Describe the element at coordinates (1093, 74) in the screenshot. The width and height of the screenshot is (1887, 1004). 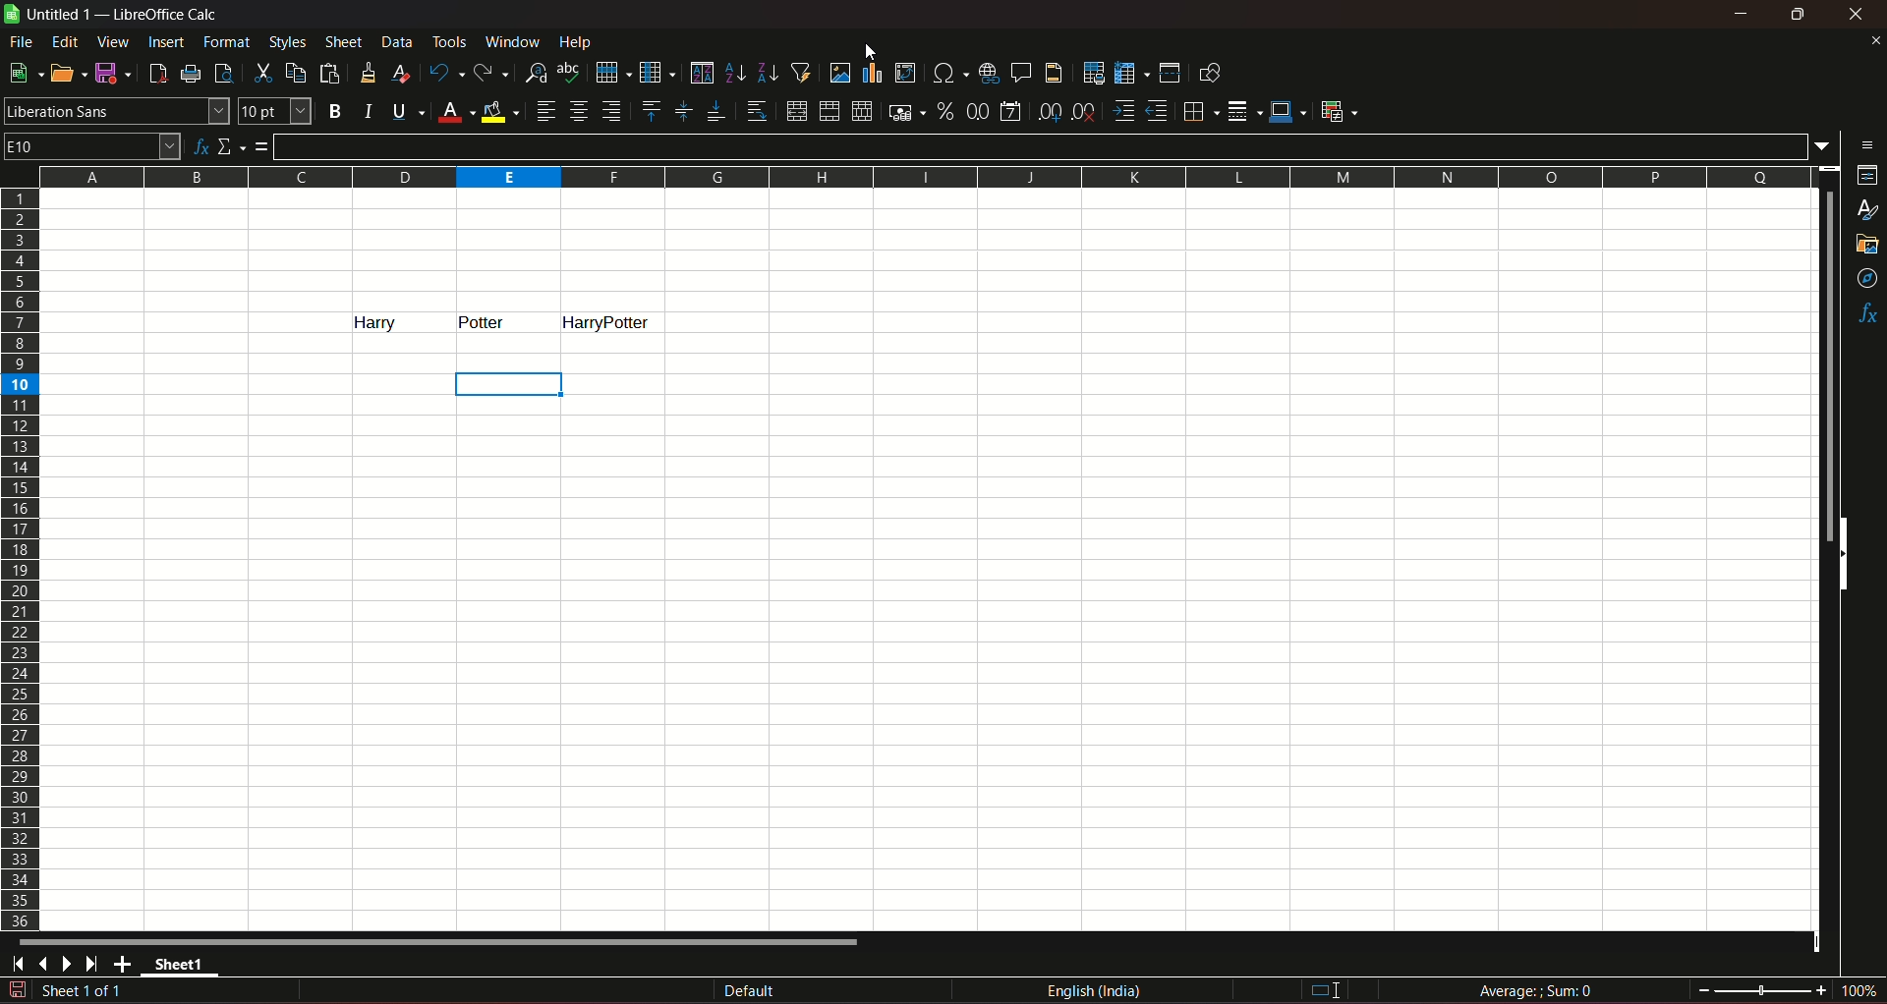
I see `define print area` at that location.